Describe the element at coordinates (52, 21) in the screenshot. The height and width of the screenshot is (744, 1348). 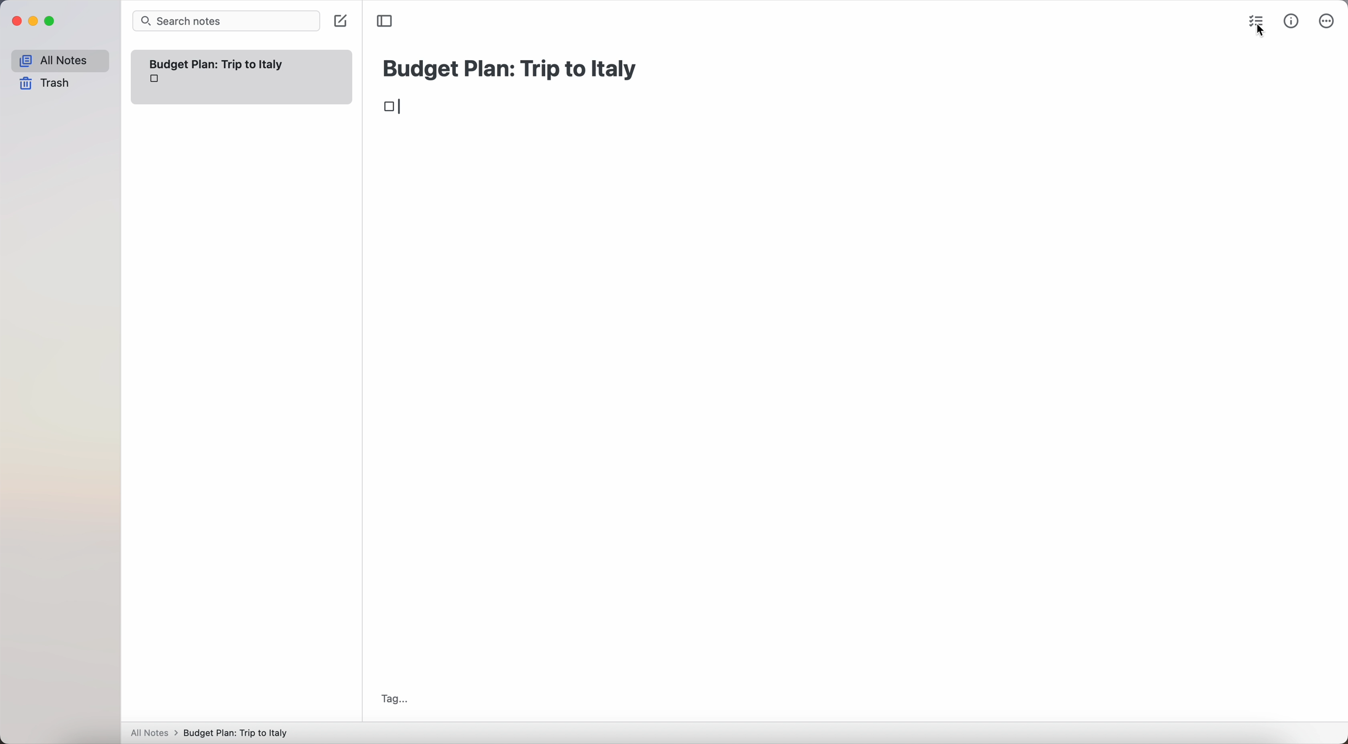
I see `maximize` at that location.